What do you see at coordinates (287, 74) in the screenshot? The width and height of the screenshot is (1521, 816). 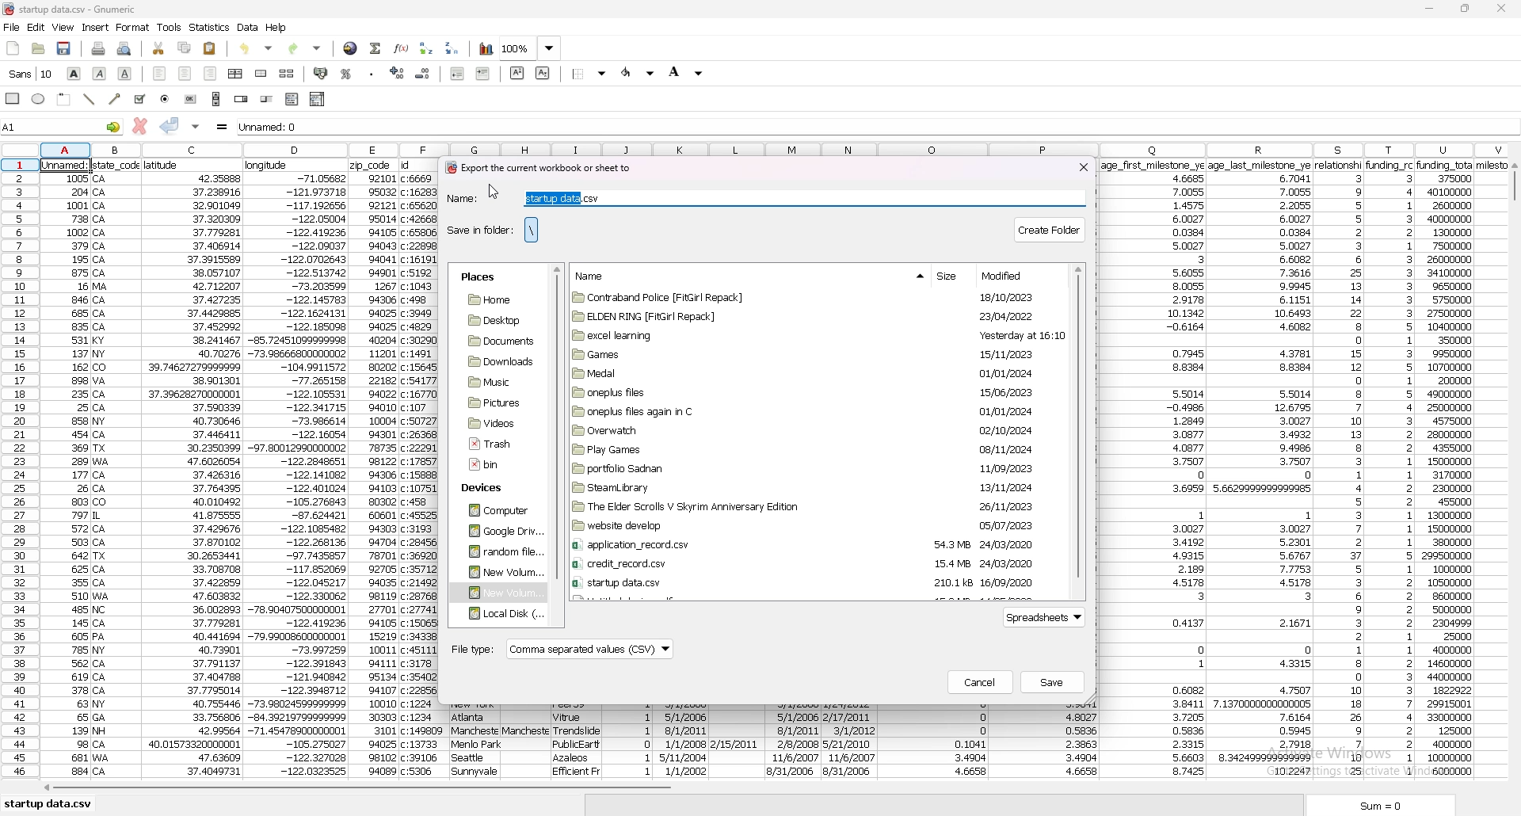 I see `split merged cells` at bounding box center [287, 74].